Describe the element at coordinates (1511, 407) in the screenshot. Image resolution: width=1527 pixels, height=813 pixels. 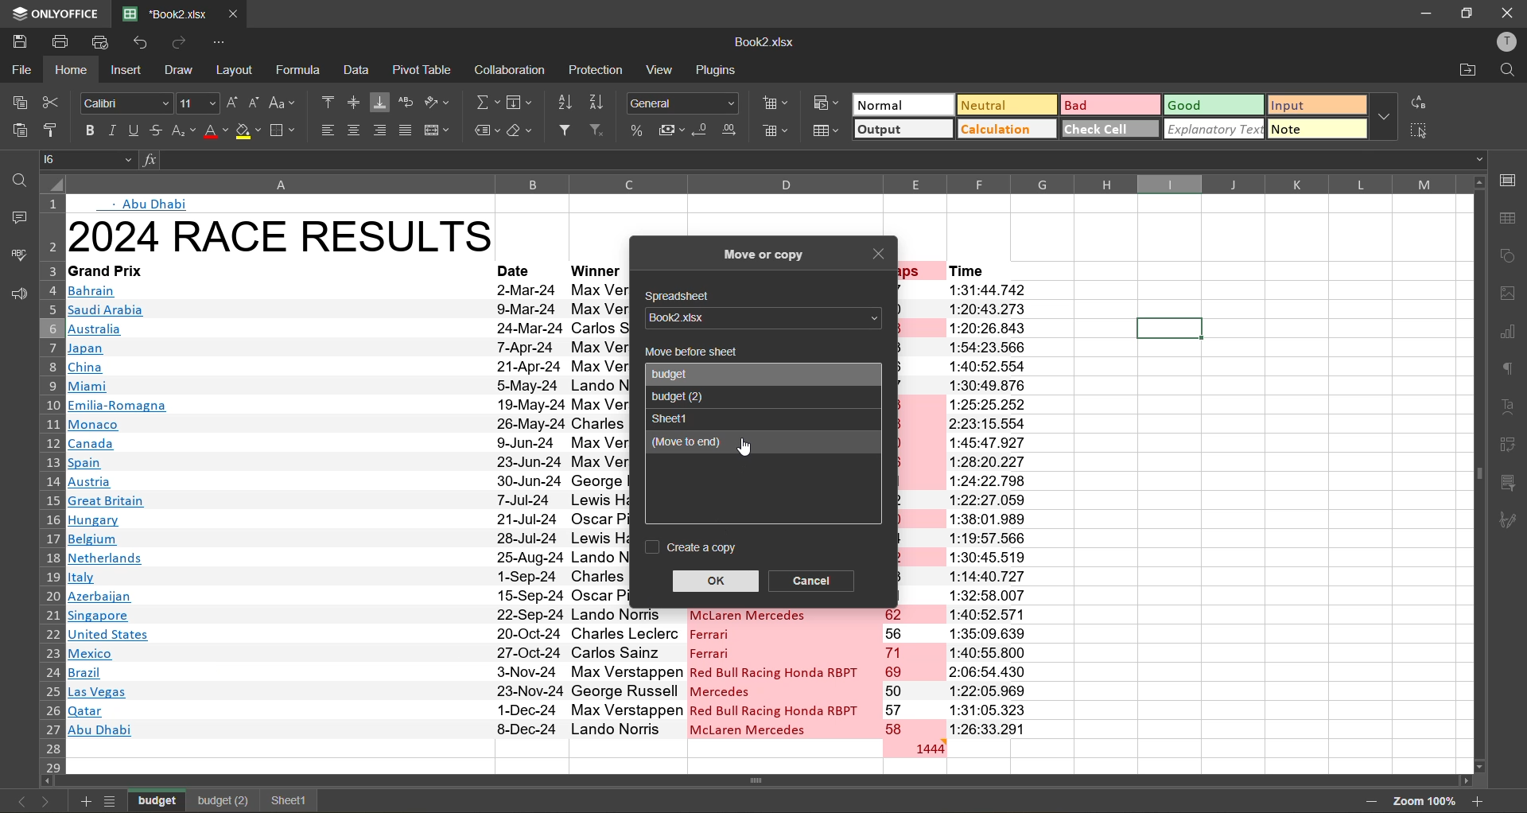
I see `text` at that location.